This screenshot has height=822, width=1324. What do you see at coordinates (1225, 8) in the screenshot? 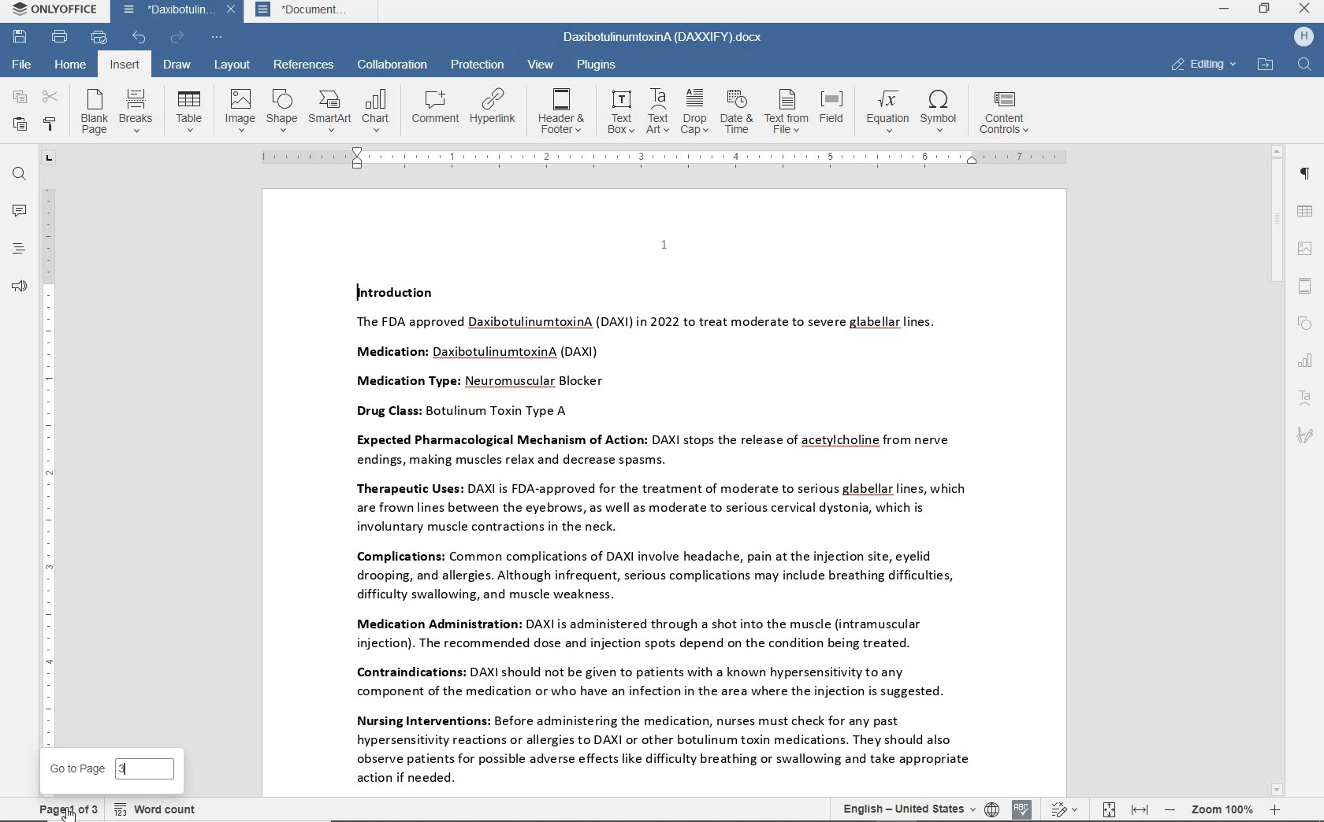
I see `minimize` at bounding box center [1225, 8].